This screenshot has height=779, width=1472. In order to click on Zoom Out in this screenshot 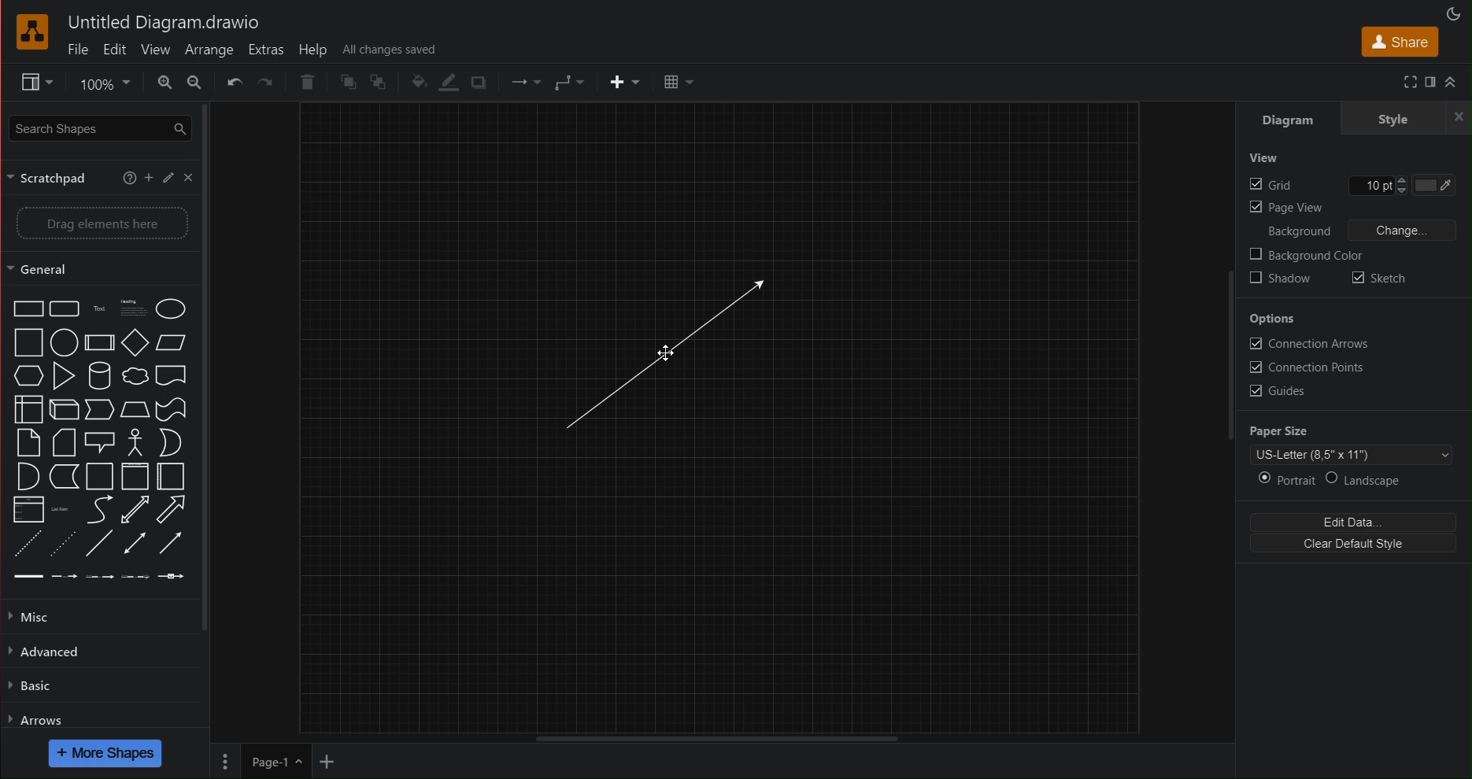, I will do `click(195, 82)`.